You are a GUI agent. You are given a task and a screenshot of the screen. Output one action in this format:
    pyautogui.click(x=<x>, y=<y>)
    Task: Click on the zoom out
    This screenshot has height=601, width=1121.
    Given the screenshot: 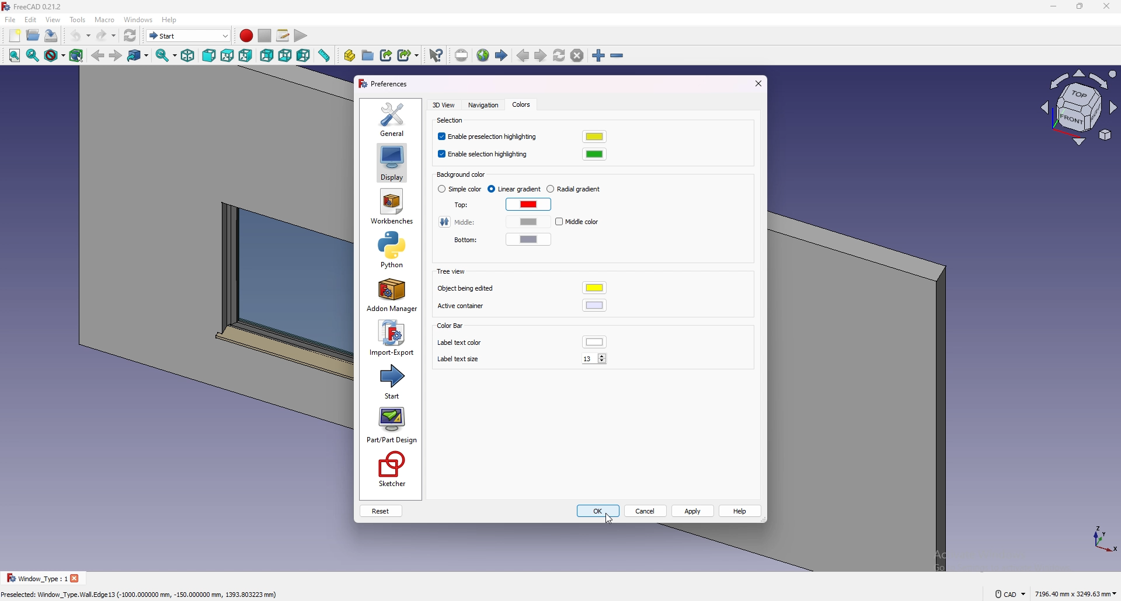 What is the action you would take?
    pyautogui.click(x=617, y=56)
    